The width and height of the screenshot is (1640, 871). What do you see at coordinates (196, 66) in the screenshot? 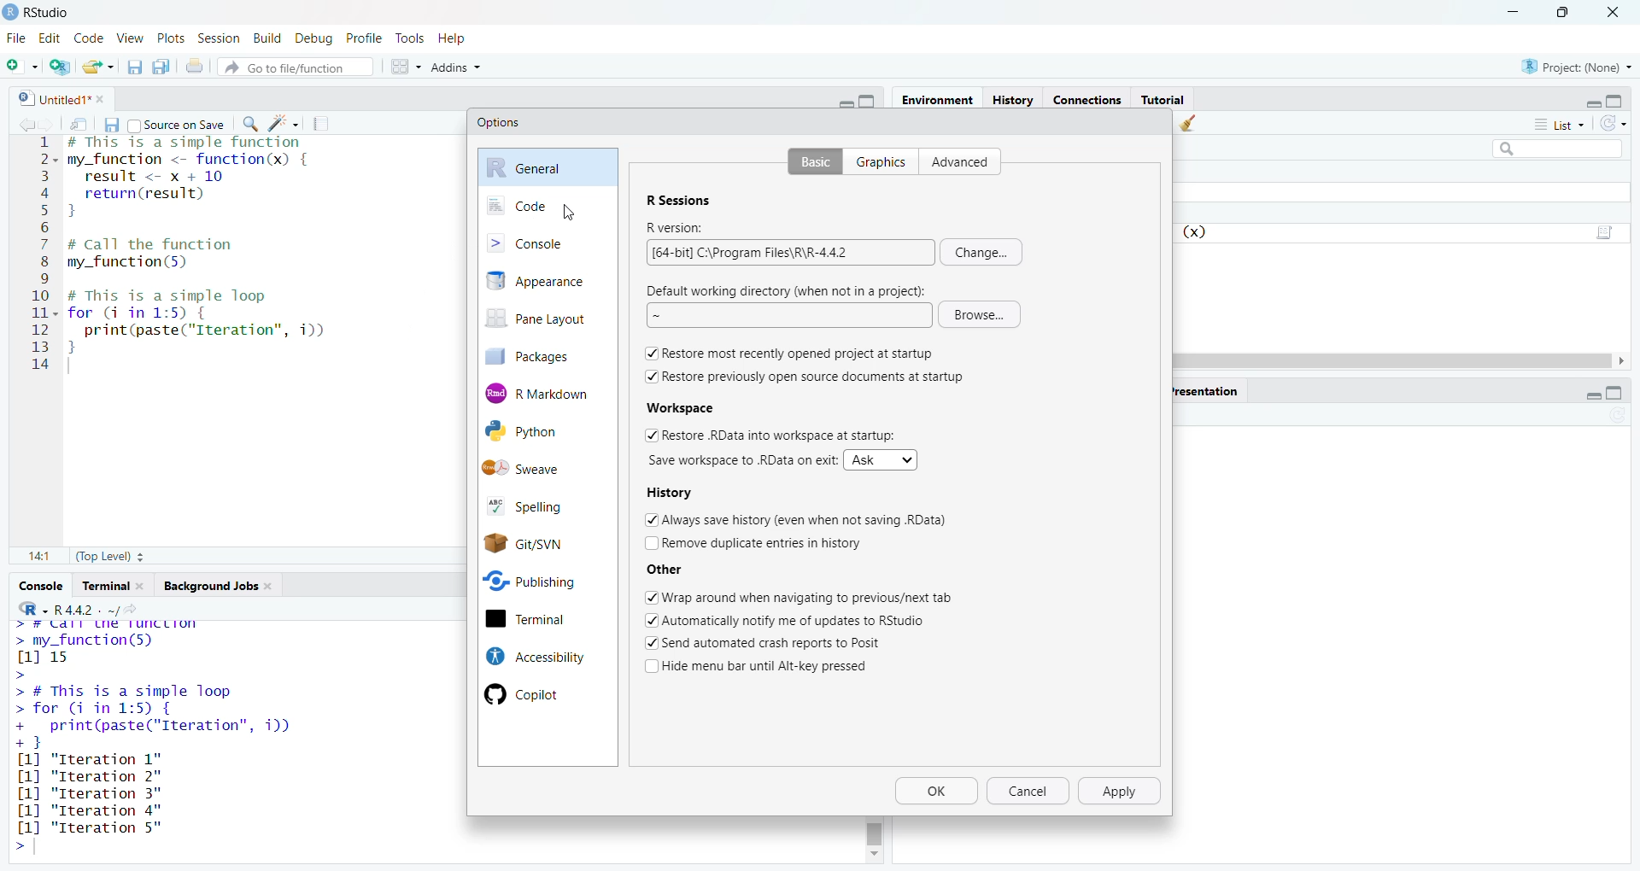
I see `print the current file` at bounding box center [196, 66].